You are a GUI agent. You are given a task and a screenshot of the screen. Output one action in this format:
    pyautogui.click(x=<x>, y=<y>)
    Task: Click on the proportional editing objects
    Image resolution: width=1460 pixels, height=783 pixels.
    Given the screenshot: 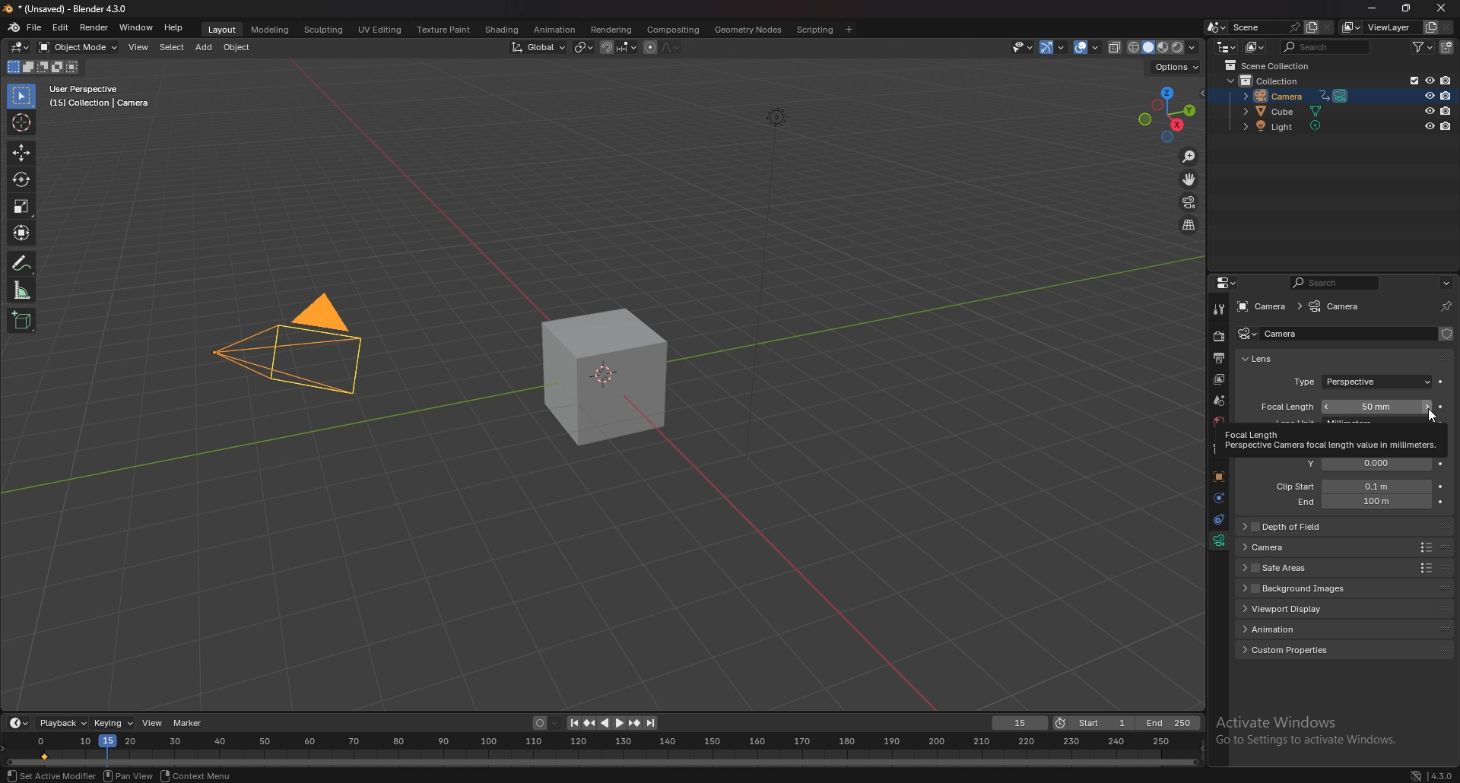 What is the action you would take?
    pyautogui.click(x=647, y=47)
    